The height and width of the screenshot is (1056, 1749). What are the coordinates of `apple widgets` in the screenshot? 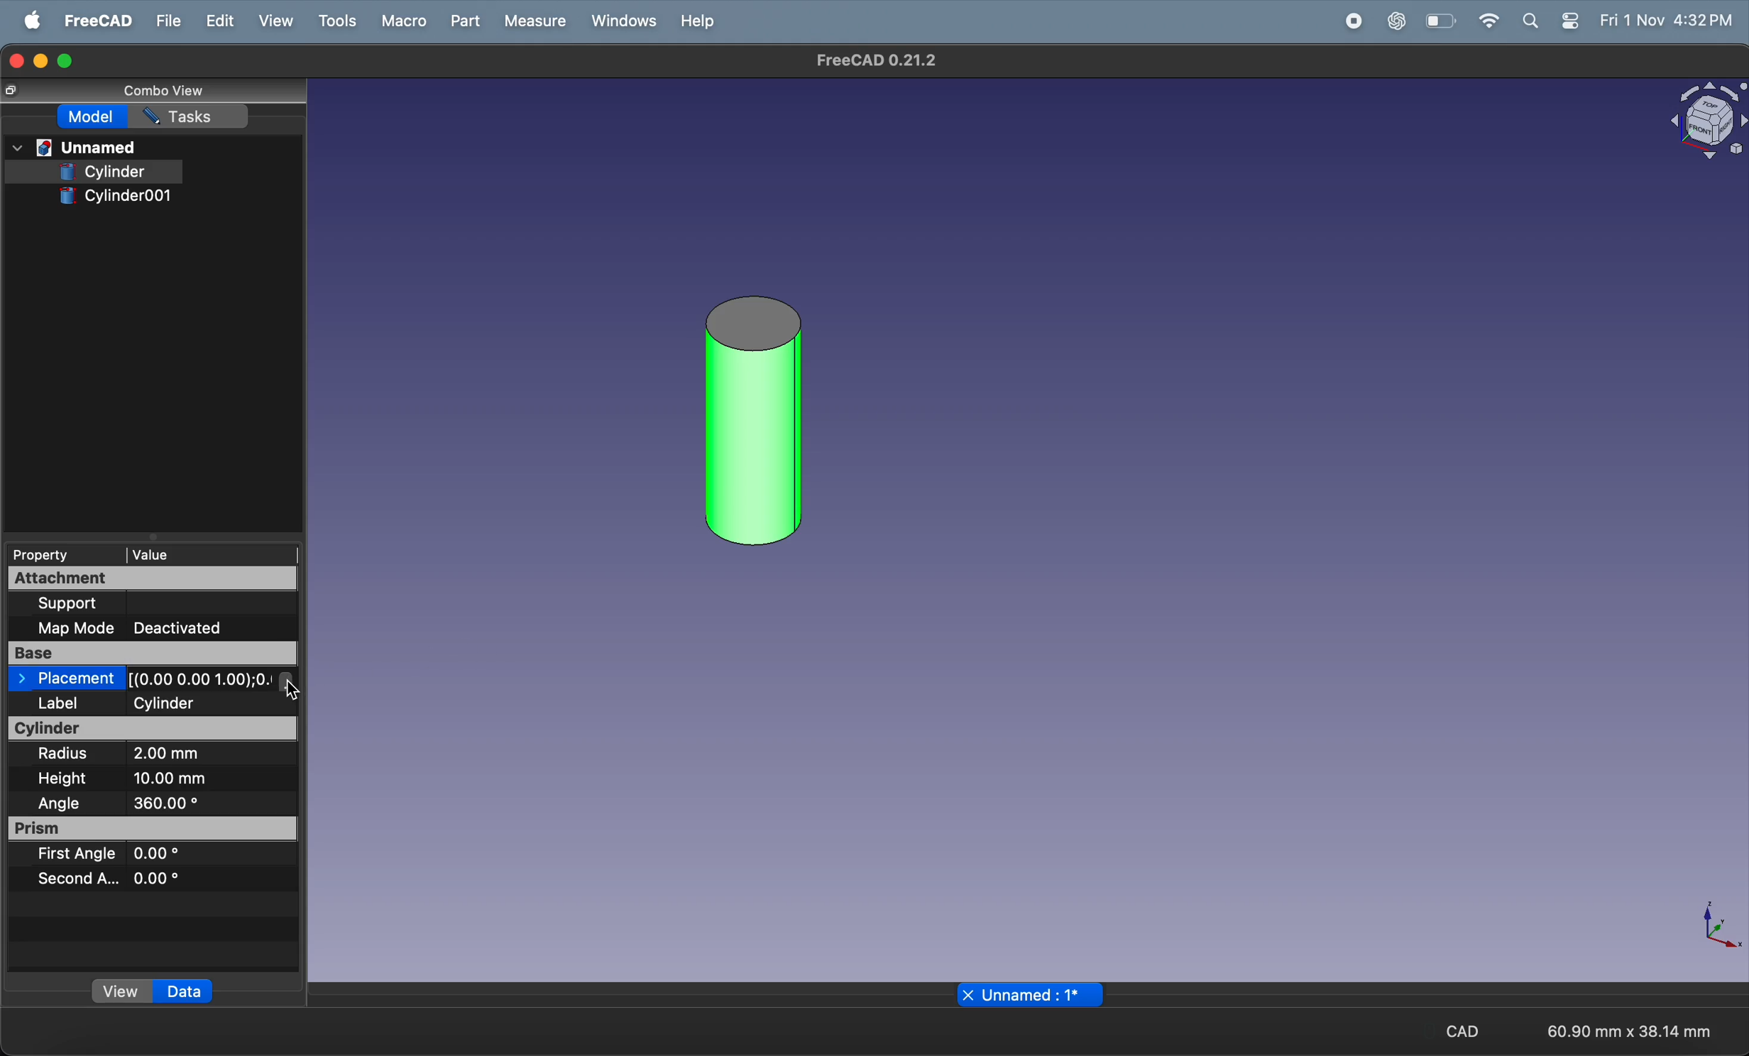 It's located at (1550, 23).